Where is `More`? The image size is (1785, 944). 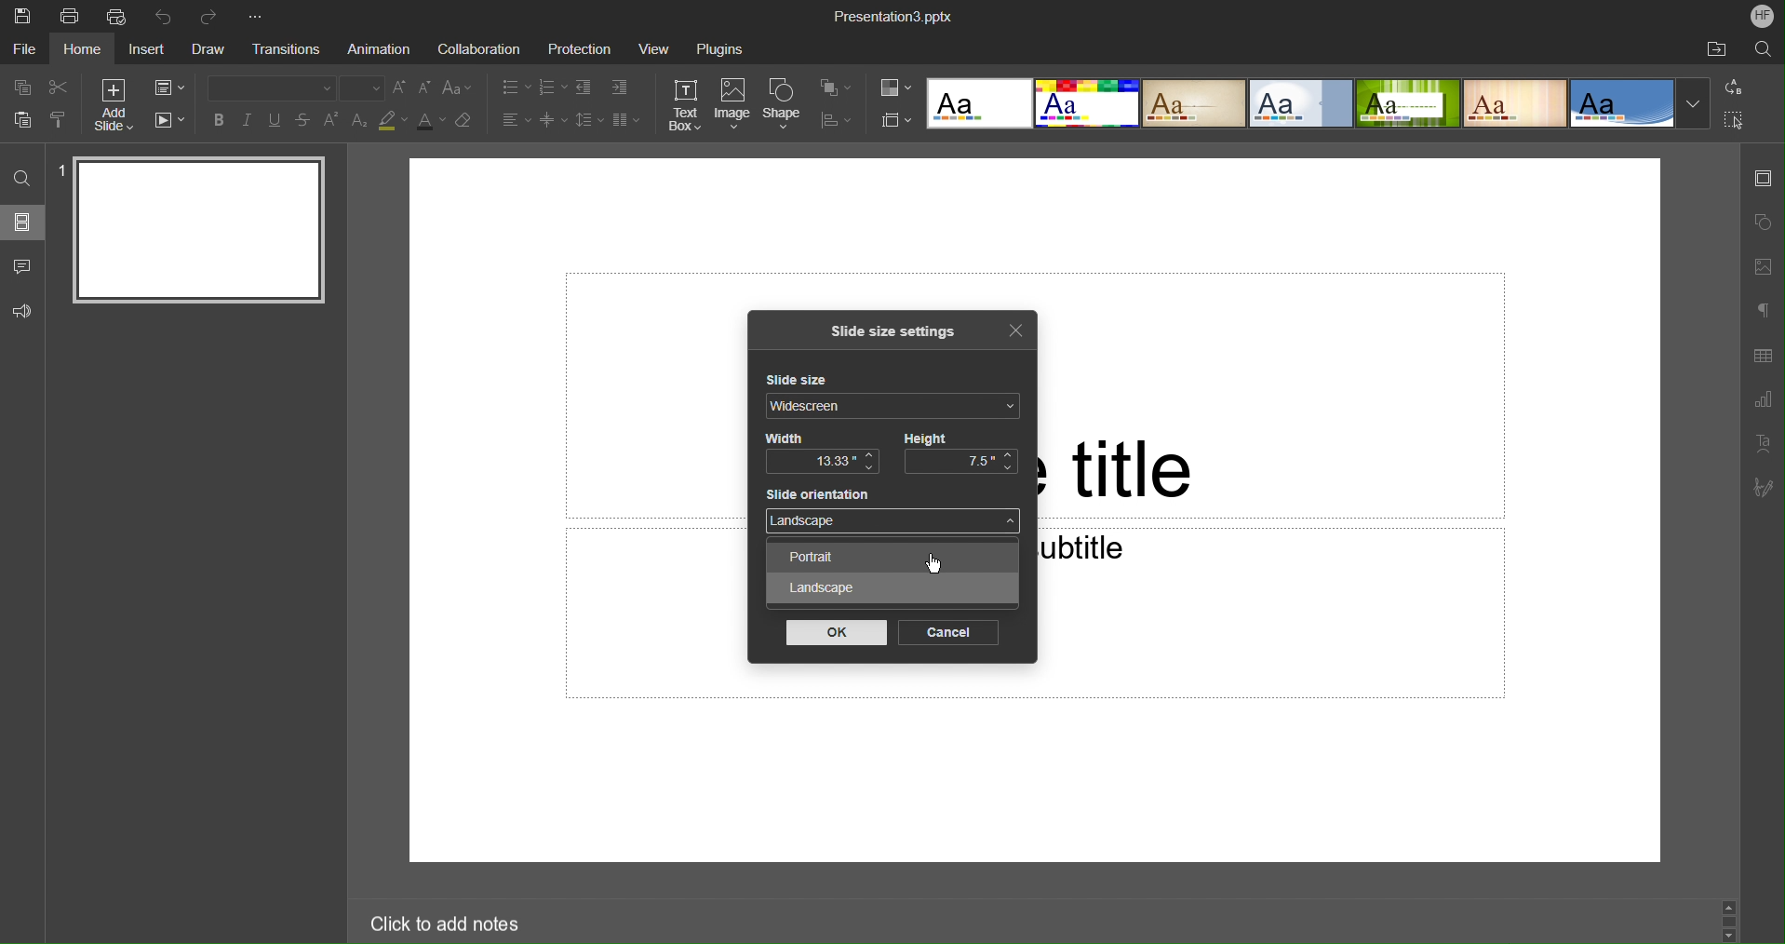 More is located at coordinates (260, 13).